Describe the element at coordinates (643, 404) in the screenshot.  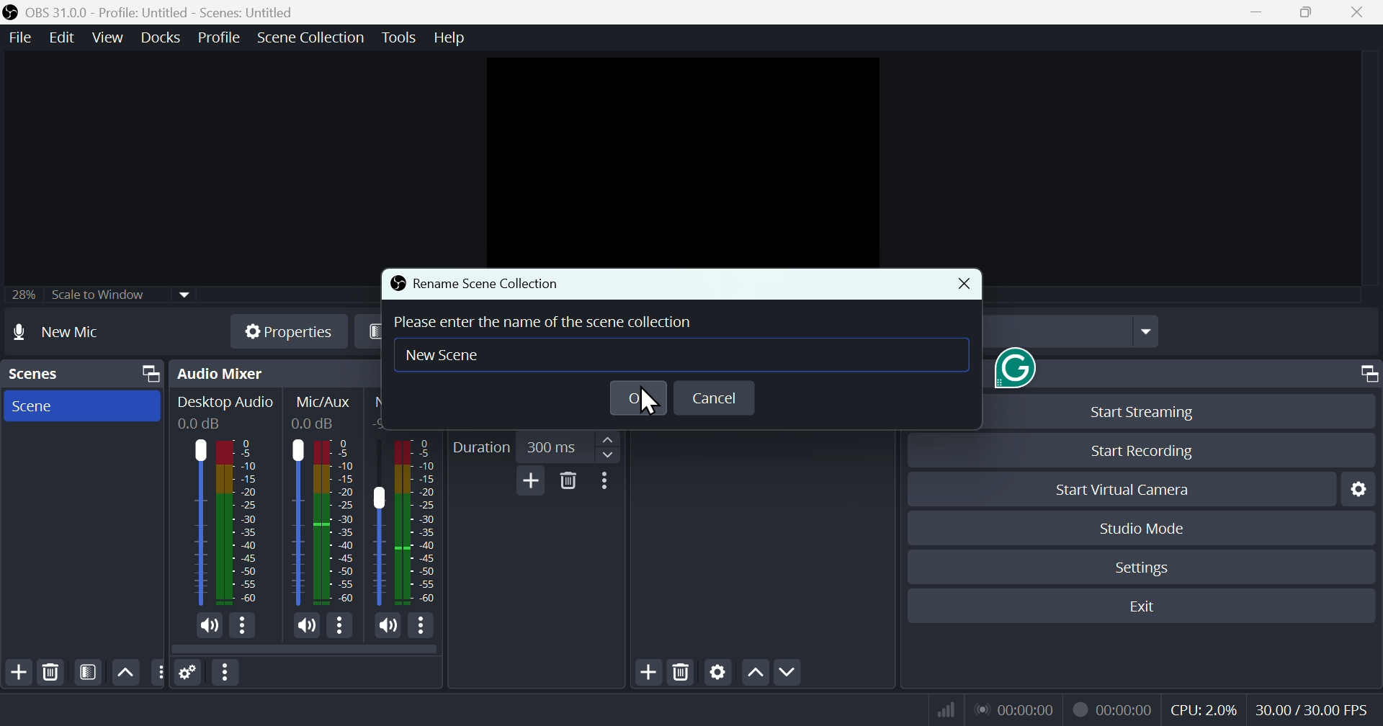
I see `cursor` at that location.